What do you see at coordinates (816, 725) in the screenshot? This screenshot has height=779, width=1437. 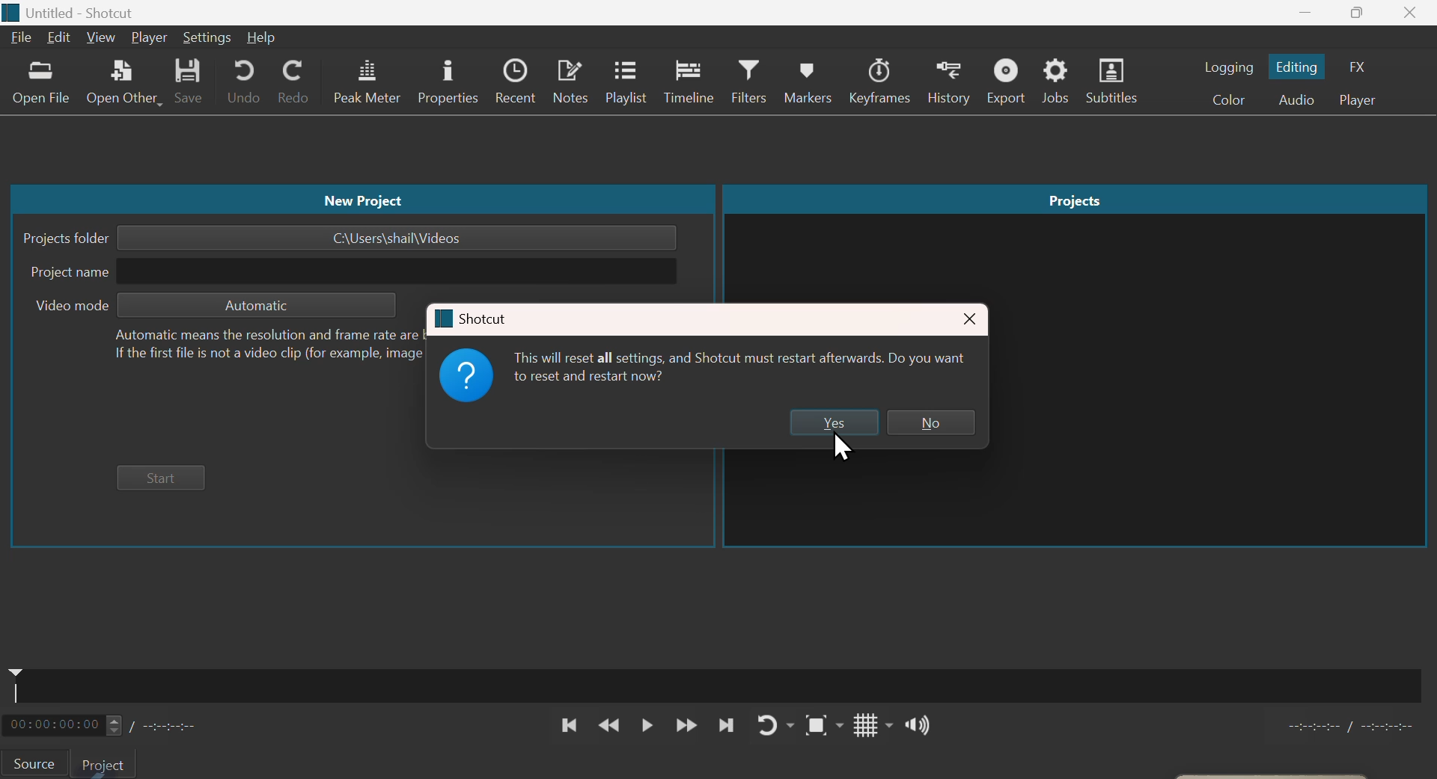 I see `focus` at bounding box center [816, 725].